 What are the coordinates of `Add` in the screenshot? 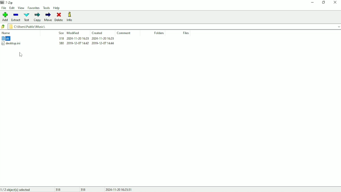 It's located at (5, 17).